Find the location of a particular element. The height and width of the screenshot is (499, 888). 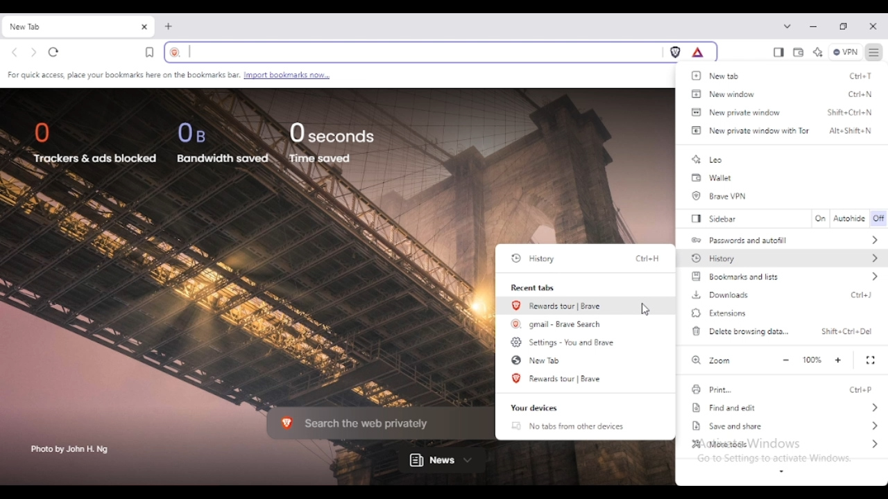

rewards tour | Brave is located at coordinates (558, 378).